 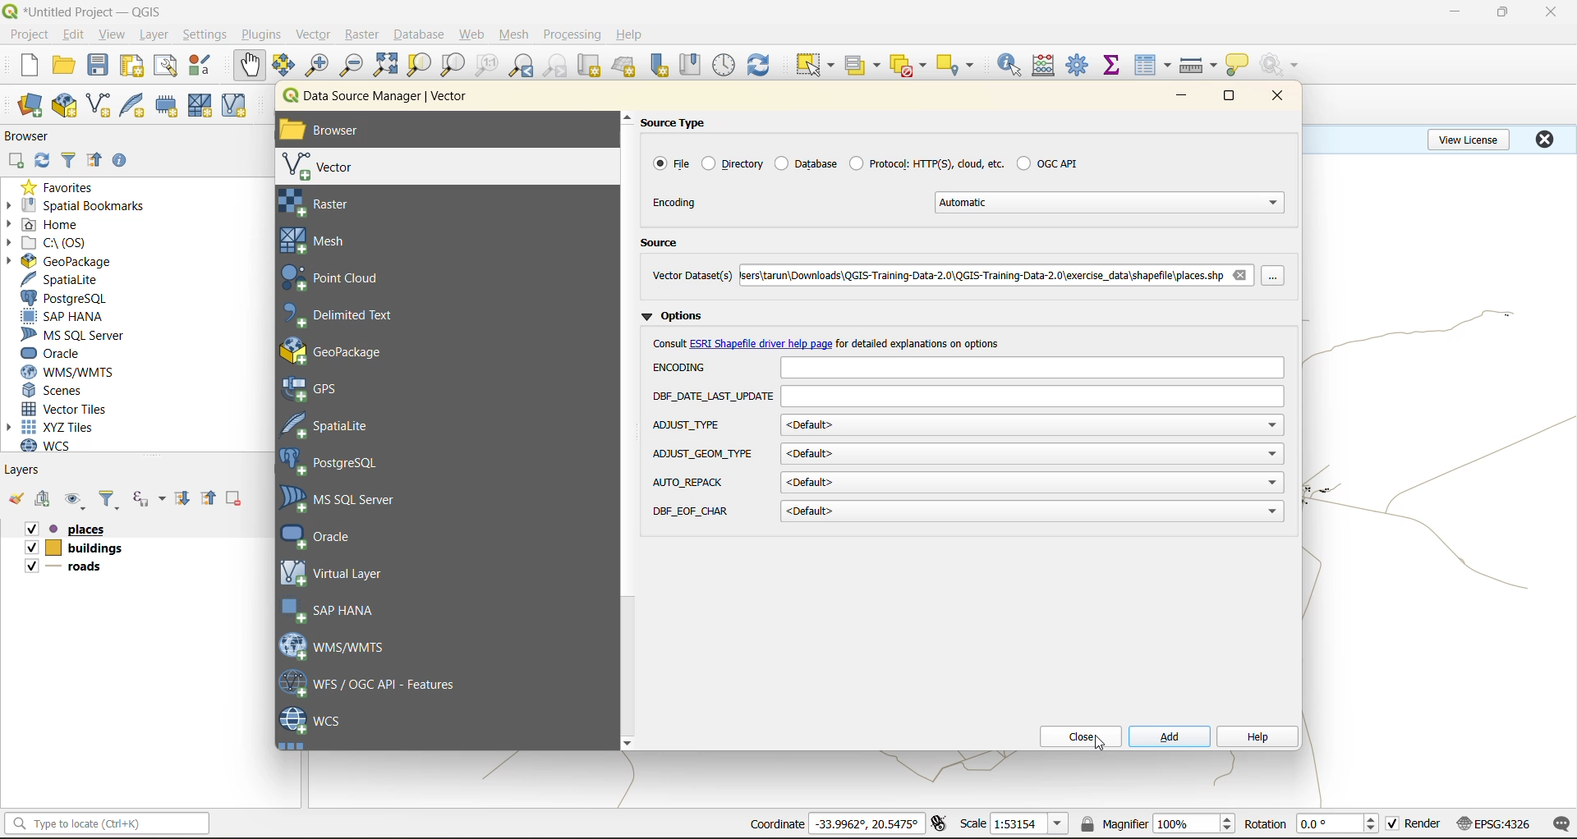 I want to click on oracle, so click(x=330, y=536).